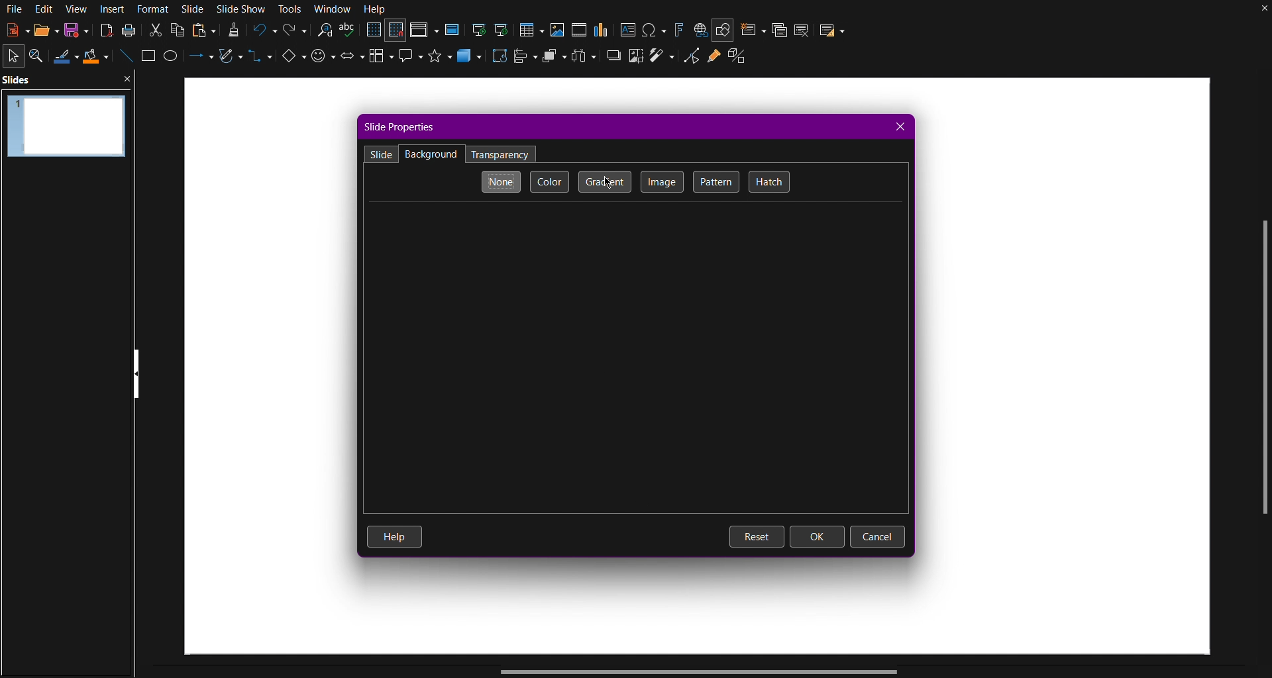  Describe the element at coordinates (723, 28) in the screenshot. I see `Show Draw Functions` at that location.